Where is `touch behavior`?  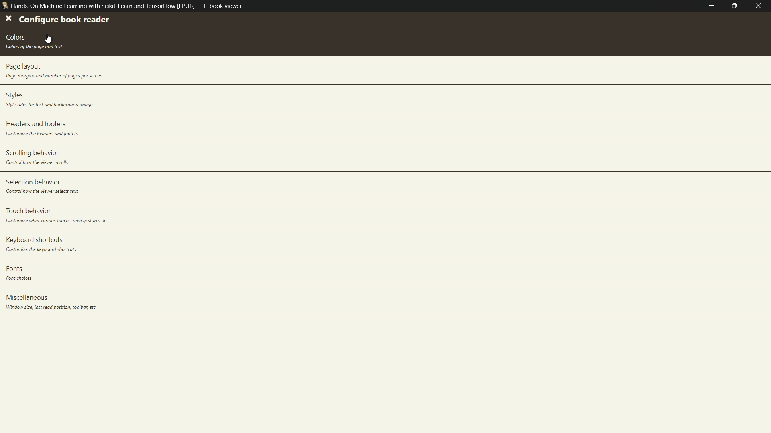
touch behavior is located at coordinates (30, 211).